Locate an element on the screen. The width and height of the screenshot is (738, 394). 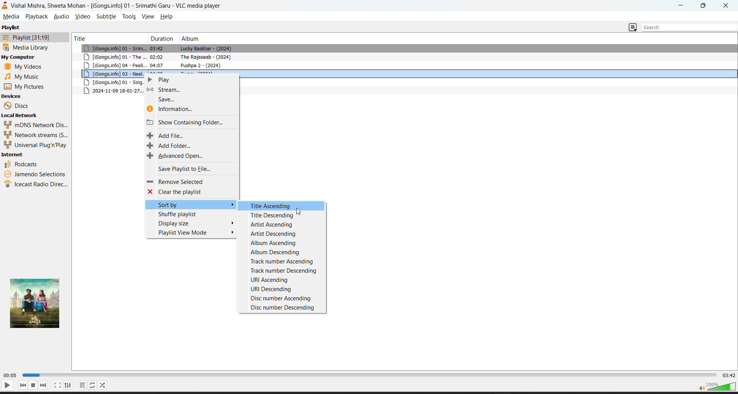
audio is located at coordinates (62, 15).